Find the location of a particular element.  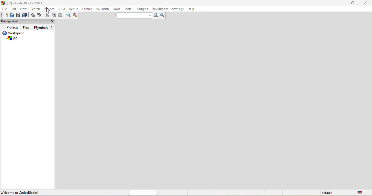

redo is located at coordinates (40, 15).